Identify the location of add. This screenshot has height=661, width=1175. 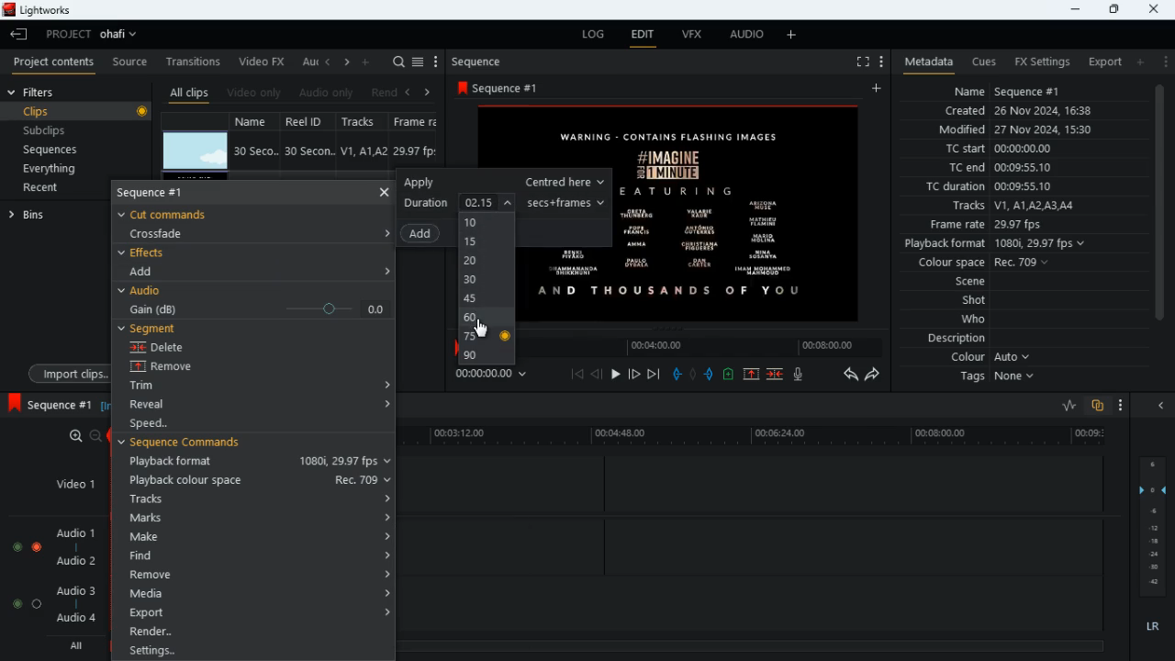
(1139, 62).